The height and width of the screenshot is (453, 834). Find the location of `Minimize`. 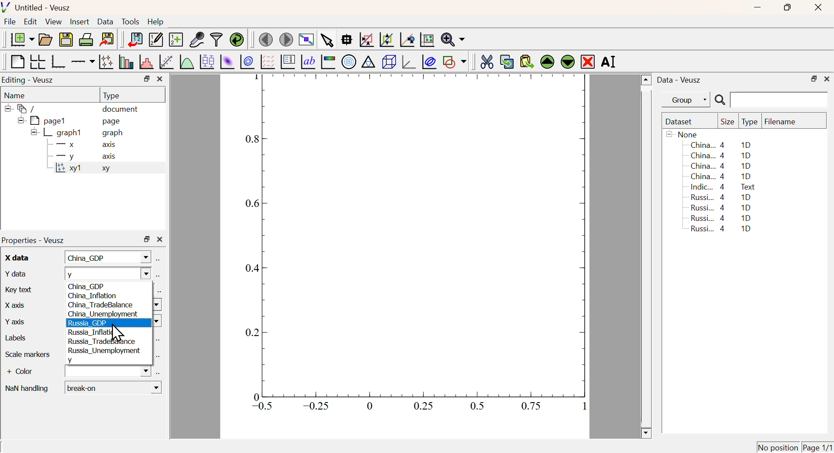

Minimize is located at coordinates (758, 8).